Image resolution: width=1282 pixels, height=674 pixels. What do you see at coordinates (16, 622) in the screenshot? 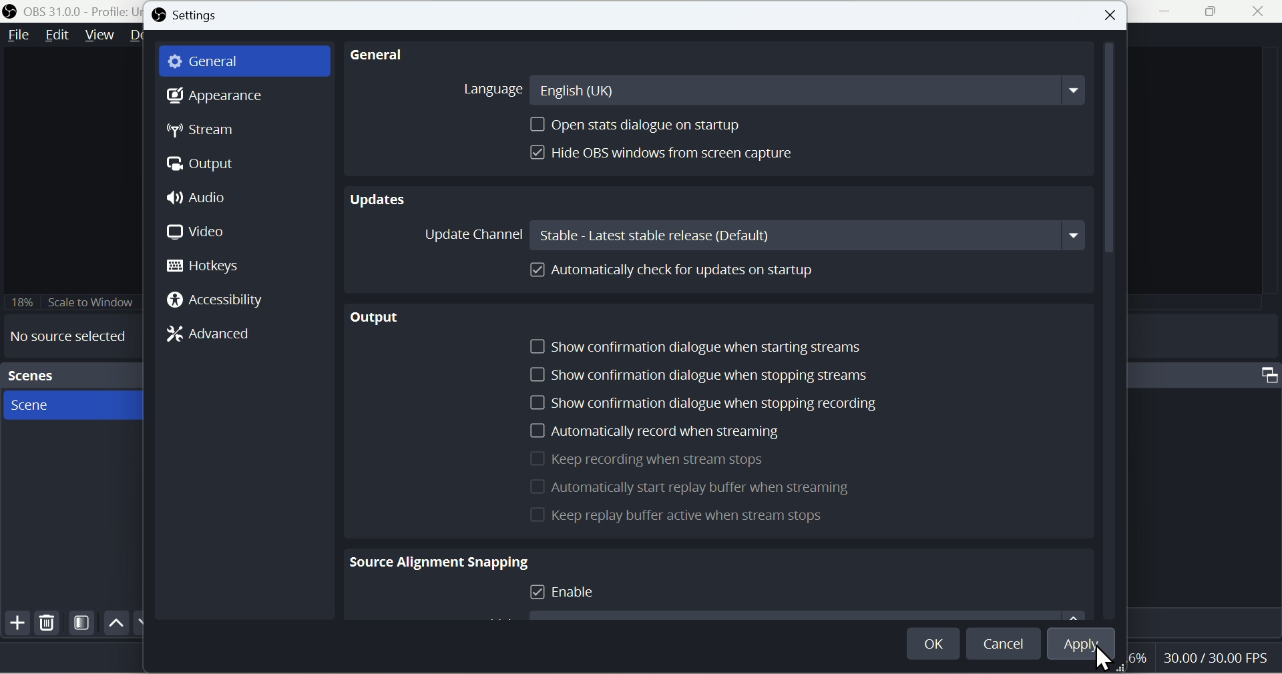
I see `Add file` at bounding box center [16, 622].